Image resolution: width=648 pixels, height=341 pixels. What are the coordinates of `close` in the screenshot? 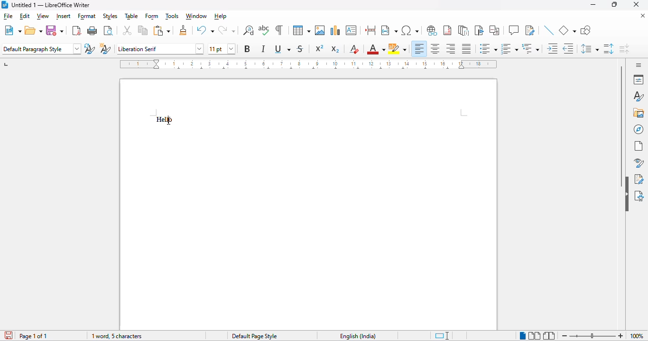 It's located at (636, 4).